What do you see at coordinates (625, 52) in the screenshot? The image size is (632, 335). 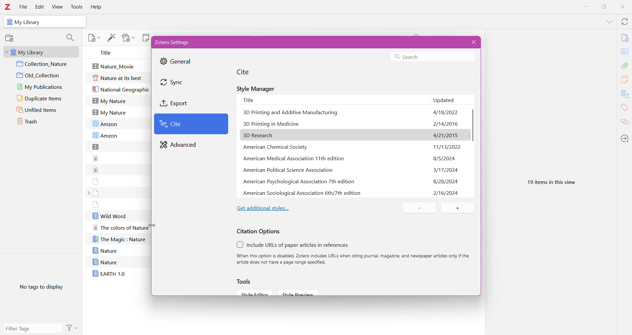 I see `Abstract` at bounding box center [625, 52].